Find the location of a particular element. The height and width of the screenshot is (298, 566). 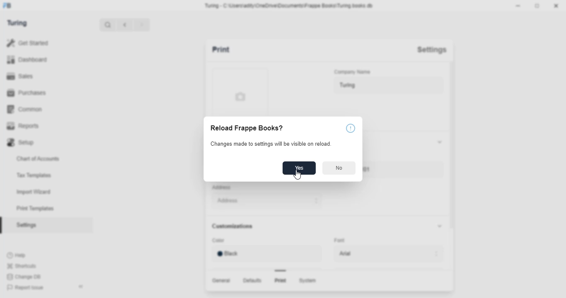

Settings is located at coordinates (431, 50).